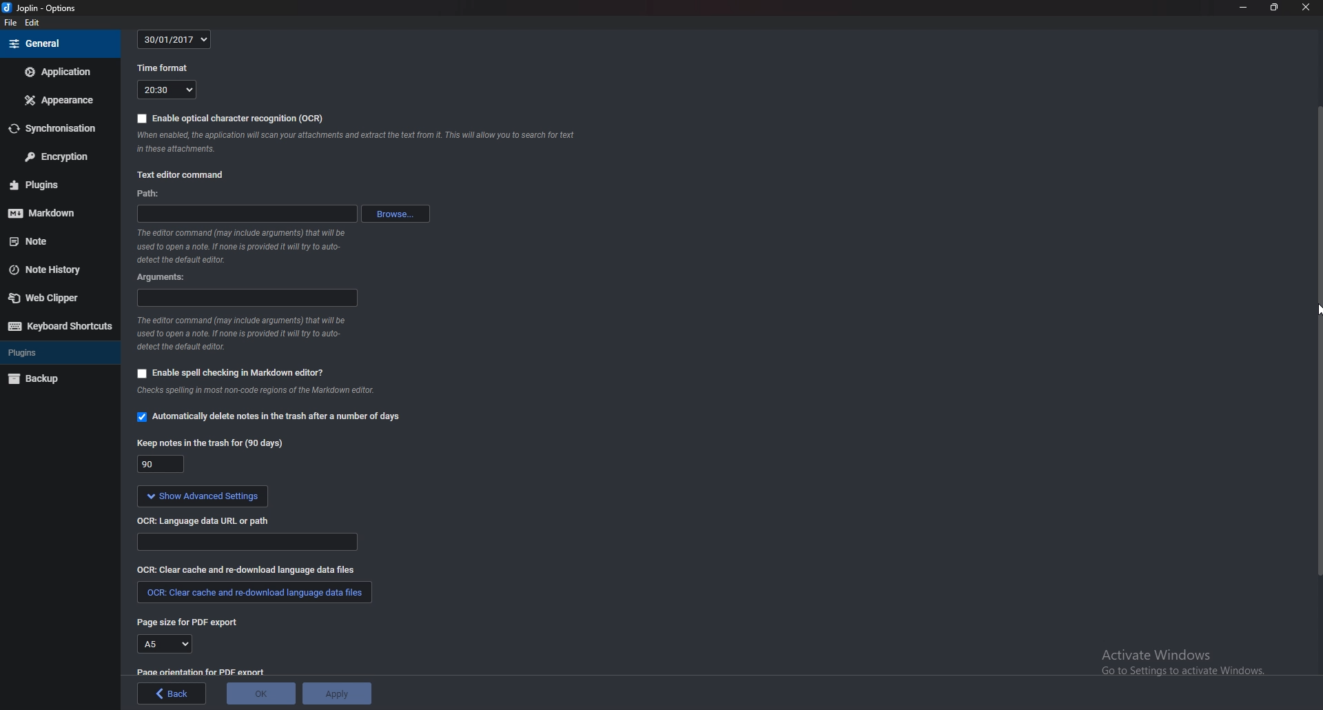 This screenshot has height=710, width=1323. I want to click on Enable spell checking, so click(232, 372).